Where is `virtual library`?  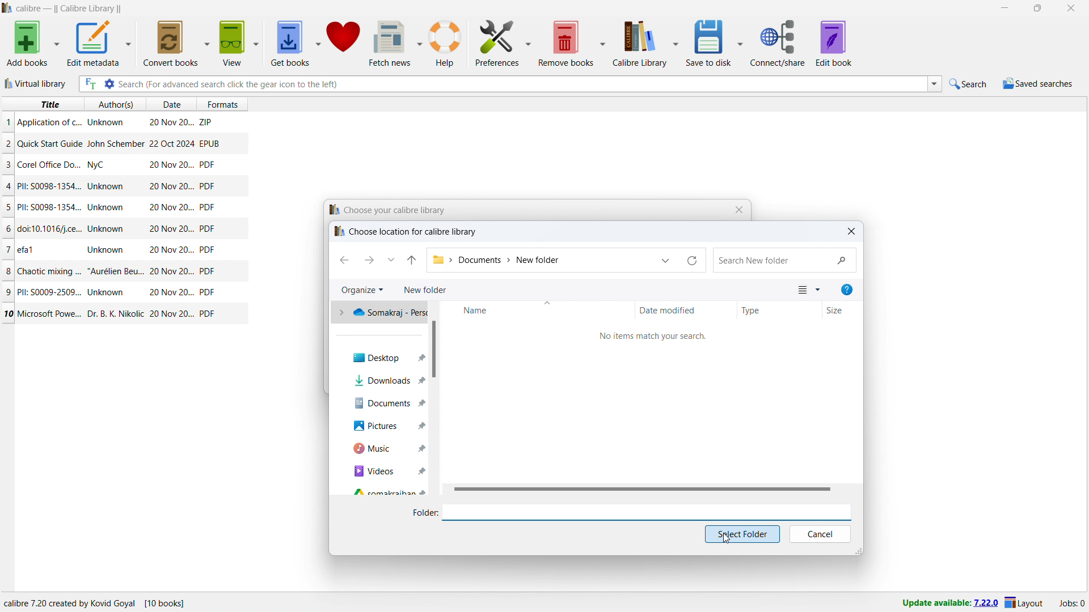
virtual library is located at coordinates (37, 83).